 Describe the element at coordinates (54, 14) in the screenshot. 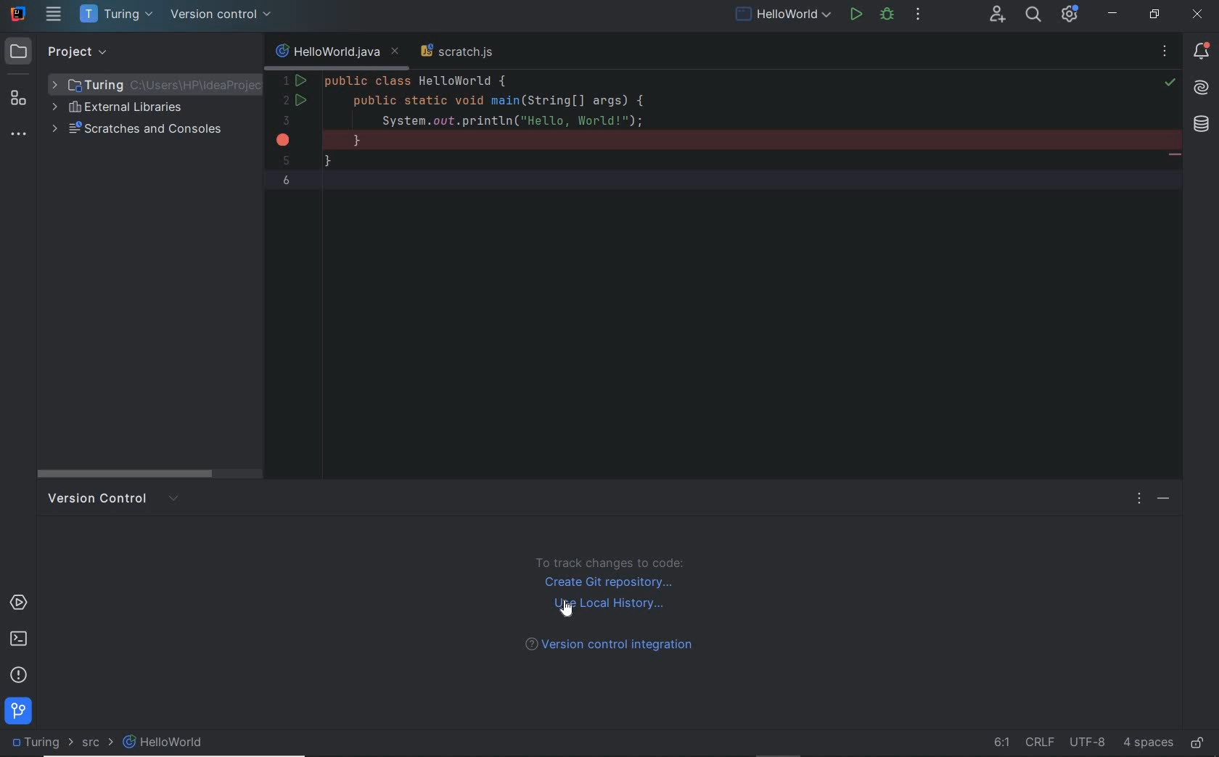

I see `main menu` at that location.